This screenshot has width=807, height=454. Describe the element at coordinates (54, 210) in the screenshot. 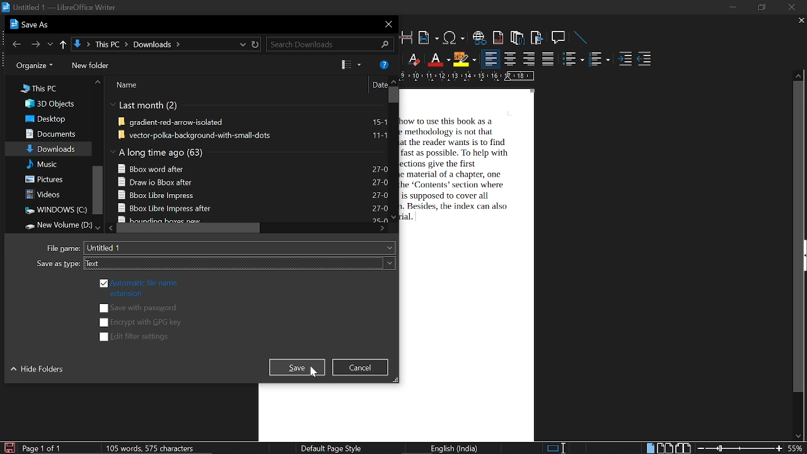

I see `WINDOWS (C)` at that location.